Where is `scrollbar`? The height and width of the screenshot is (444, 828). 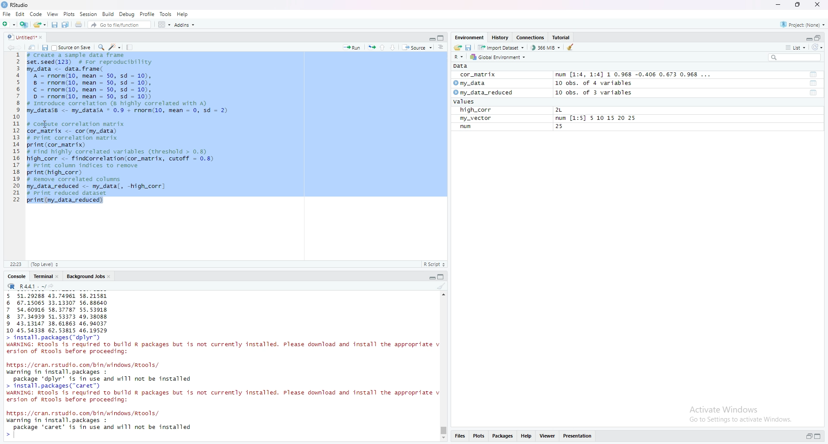
scrollbar is located at coordinates (445, 366).